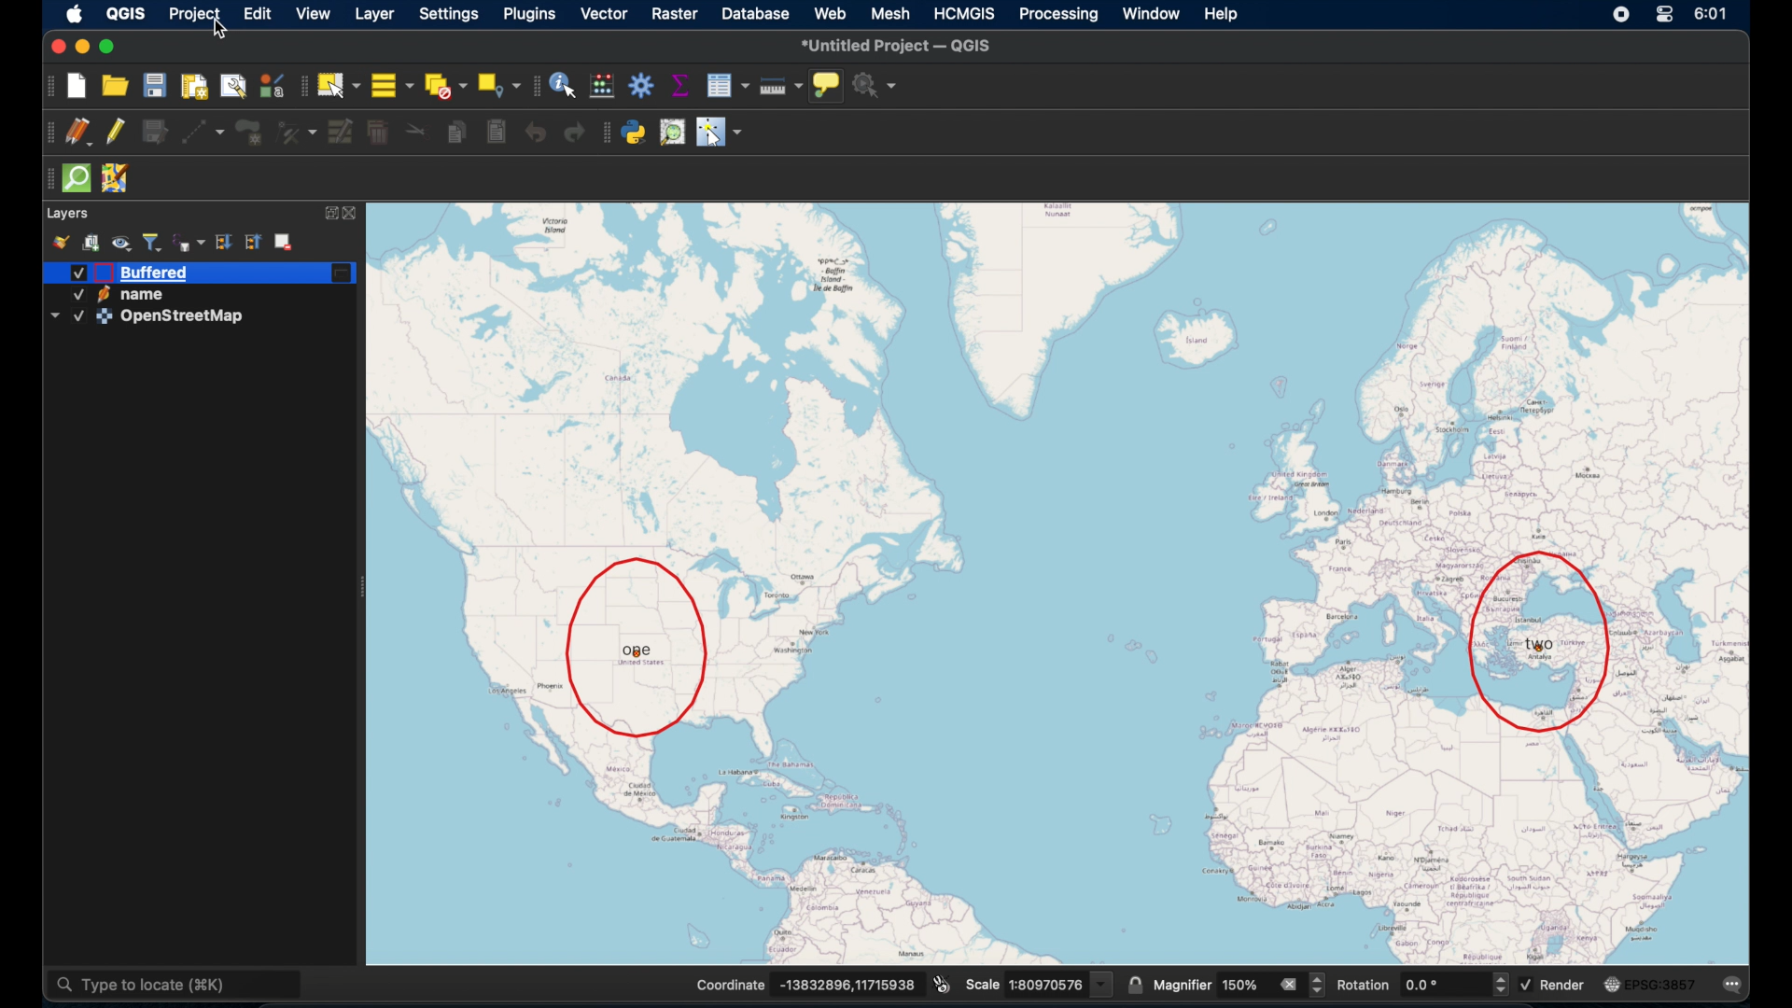 This screenshot has width=1792, height=1008. Describe the element at coordinates (231, 85) in the screenshot. I see `show layout manager` at that location.